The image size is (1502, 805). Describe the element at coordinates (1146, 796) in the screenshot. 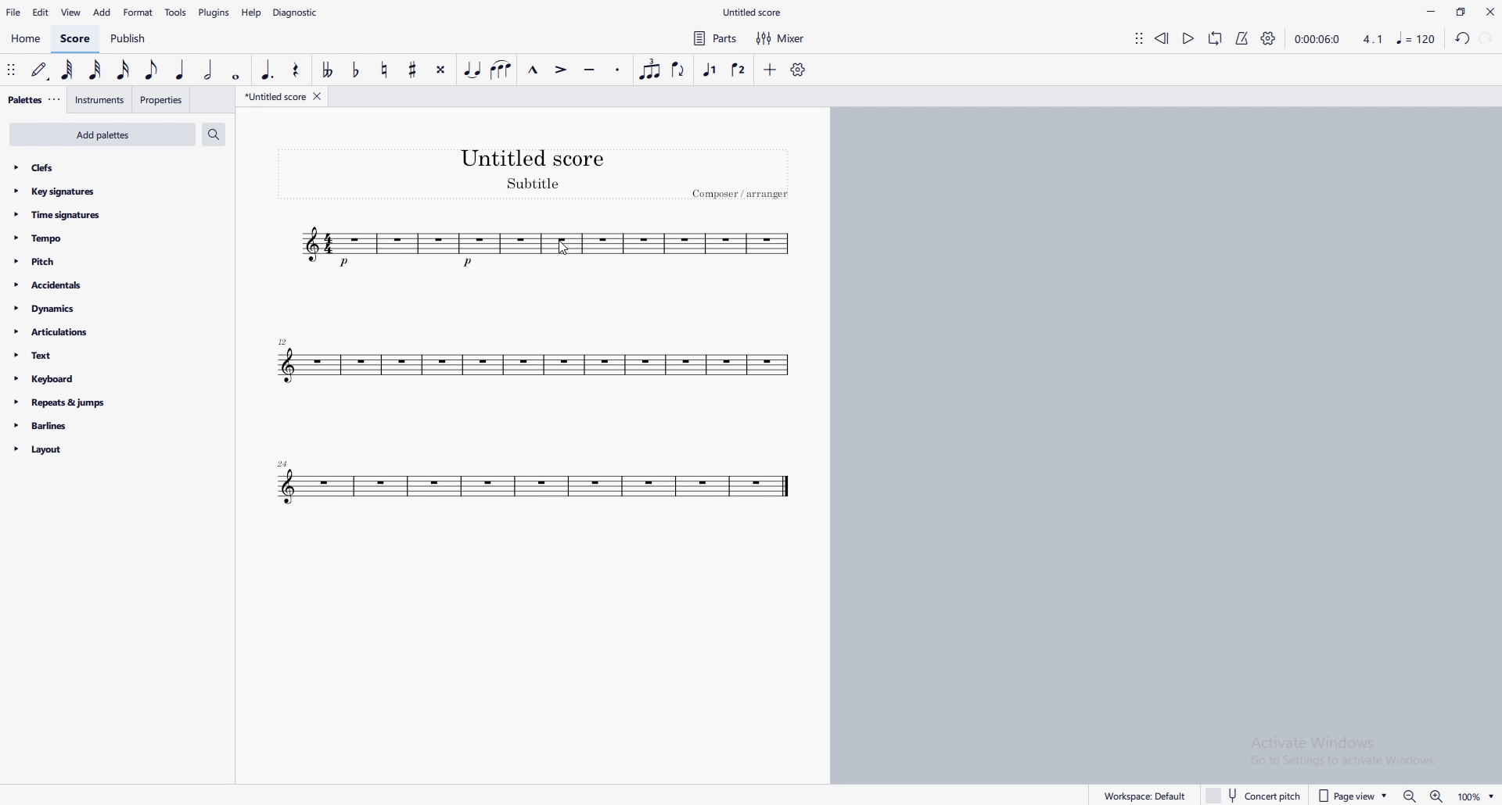

I see `workspace default` at that location.